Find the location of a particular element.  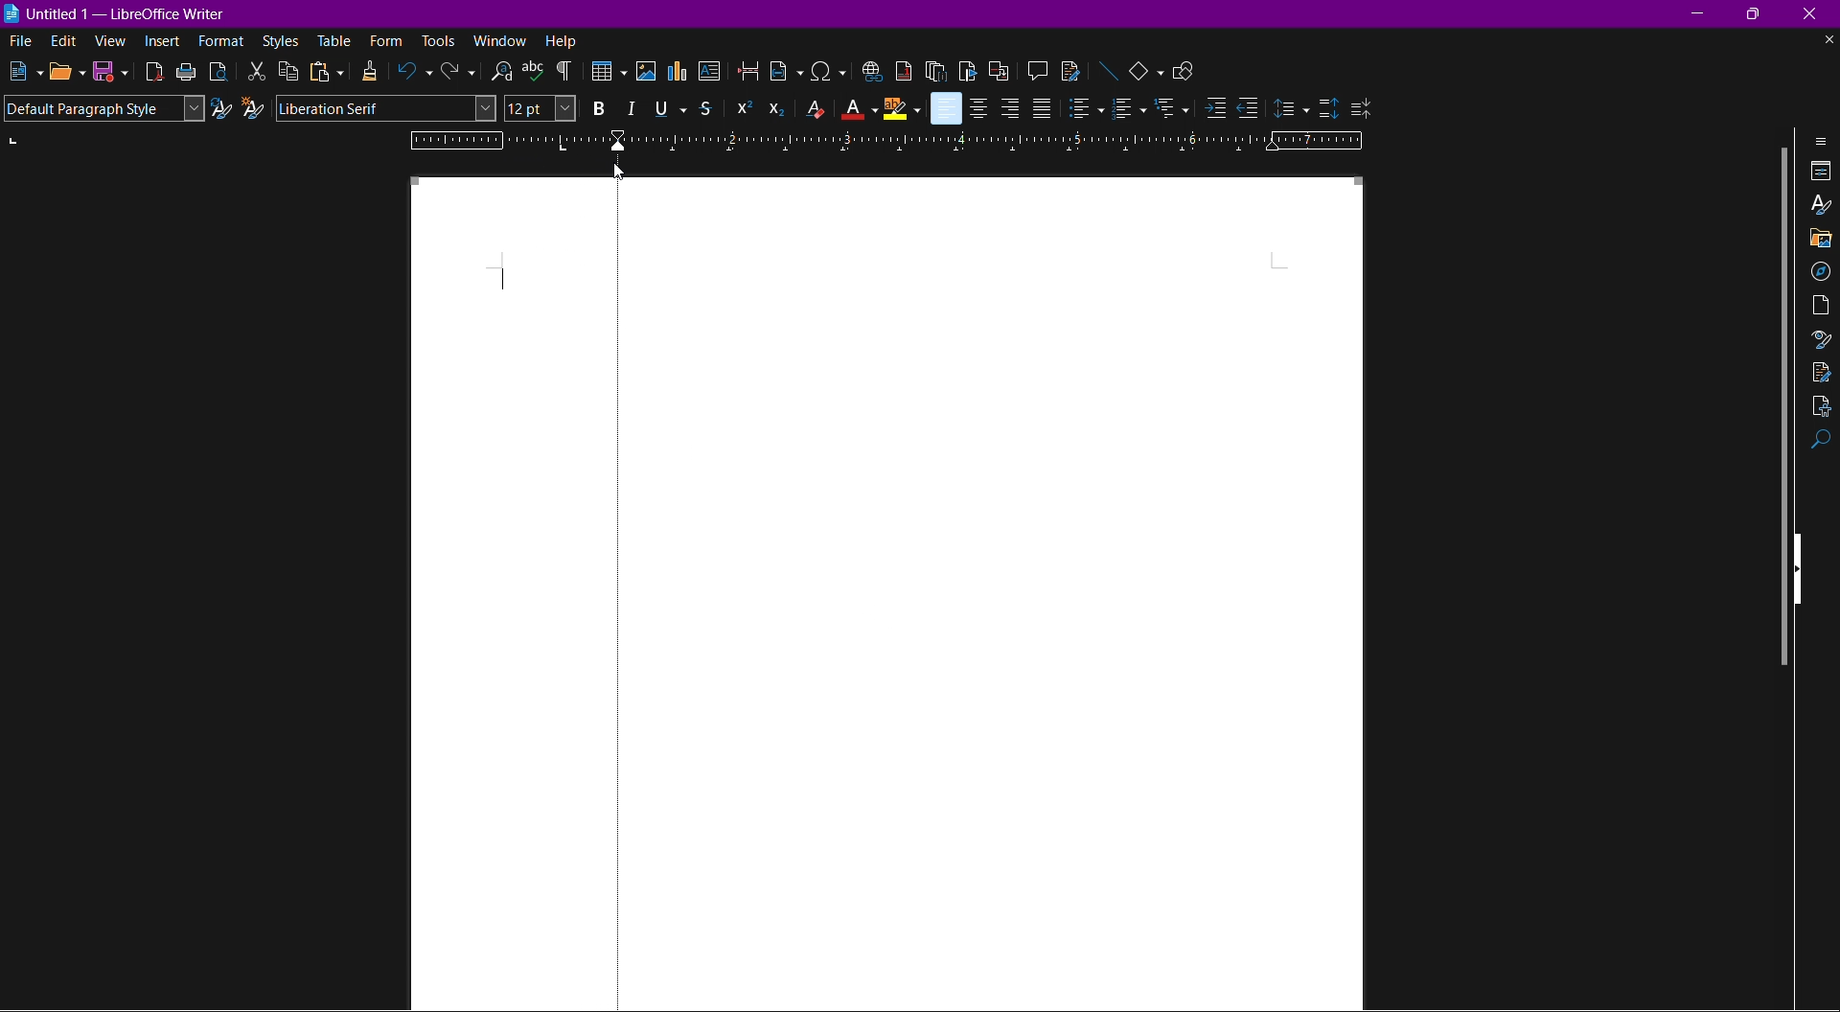

Superscript is located at coordinates (741, 107).